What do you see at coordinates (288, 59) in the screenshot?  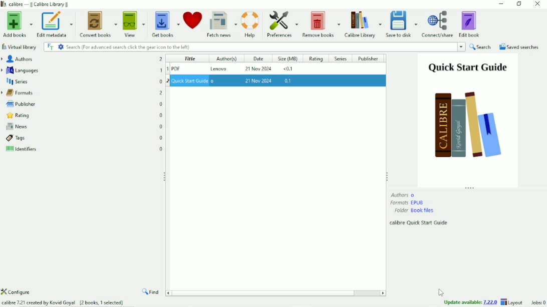 I see `Size` at bounding box center [288, 59].